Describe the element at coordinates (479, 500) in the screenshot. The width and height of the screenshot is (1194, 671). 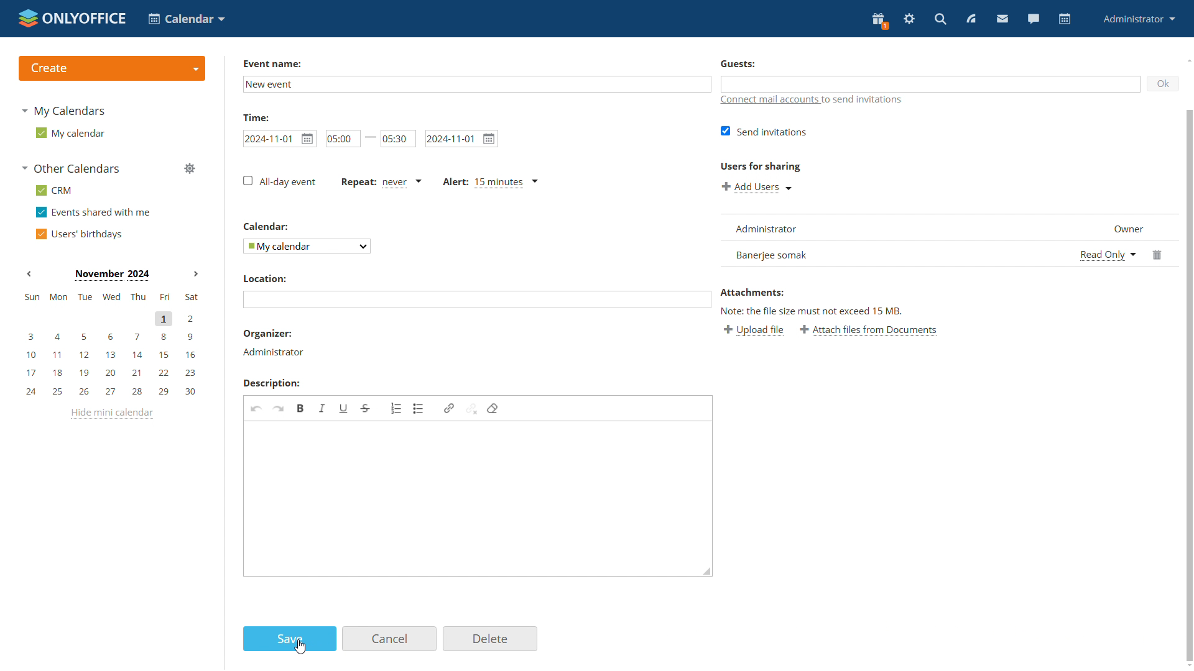
I see `Edit description` at that location.